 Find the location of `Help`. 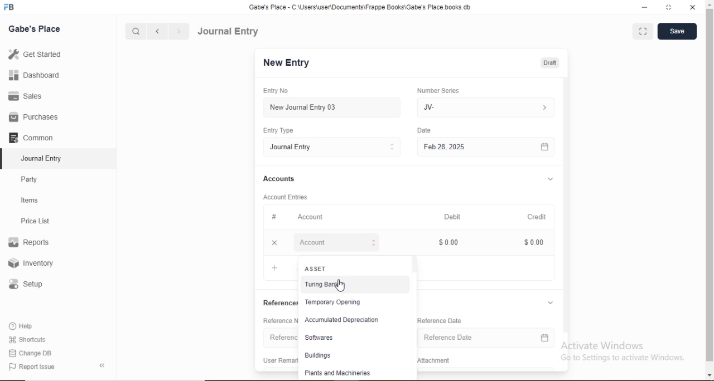

Help is located at coordinates (22, 326).